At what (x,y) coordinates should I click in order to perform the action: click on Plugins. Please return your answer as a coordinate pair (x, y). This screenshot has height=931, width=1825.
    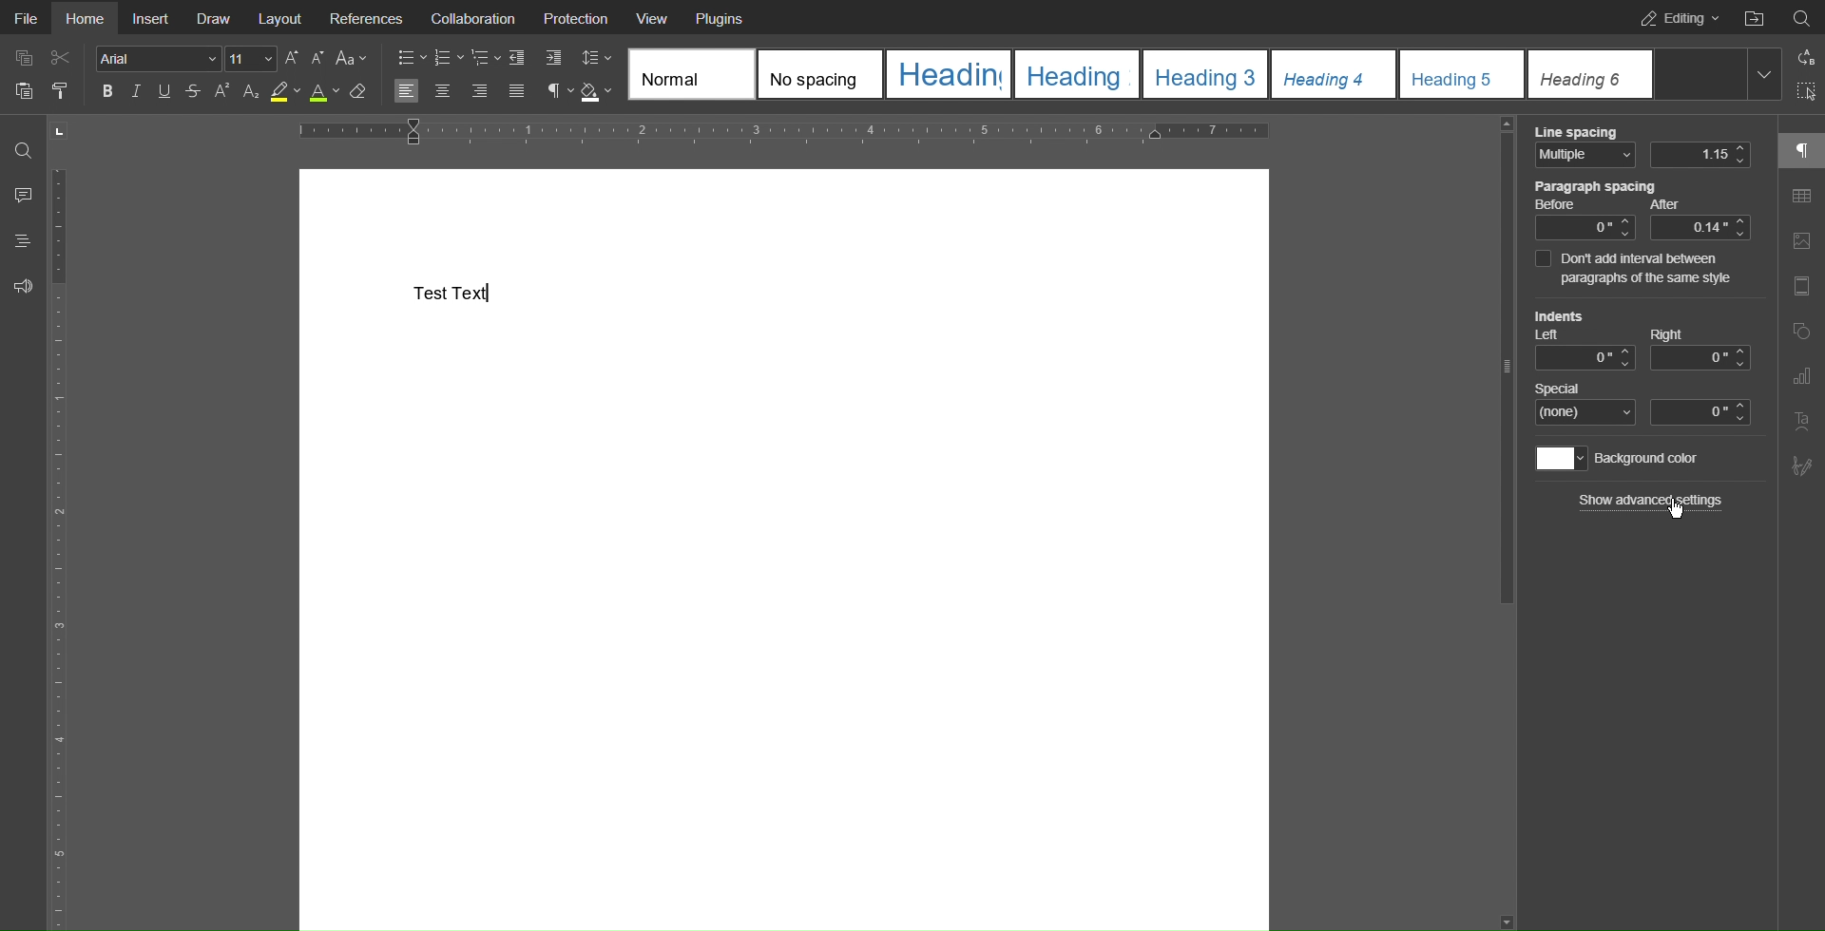
    Looking at the image, I should click on (718, 17).